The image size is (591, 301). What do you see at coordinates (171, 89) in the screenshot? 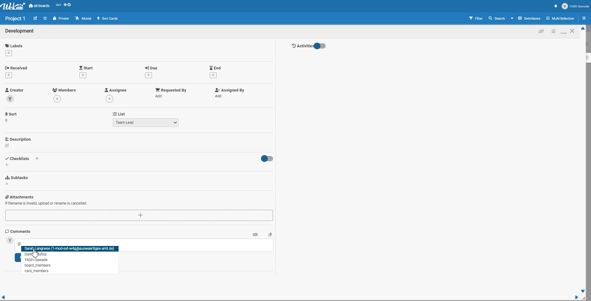
I see `Add Requested by` at bounding box center [171, 89].